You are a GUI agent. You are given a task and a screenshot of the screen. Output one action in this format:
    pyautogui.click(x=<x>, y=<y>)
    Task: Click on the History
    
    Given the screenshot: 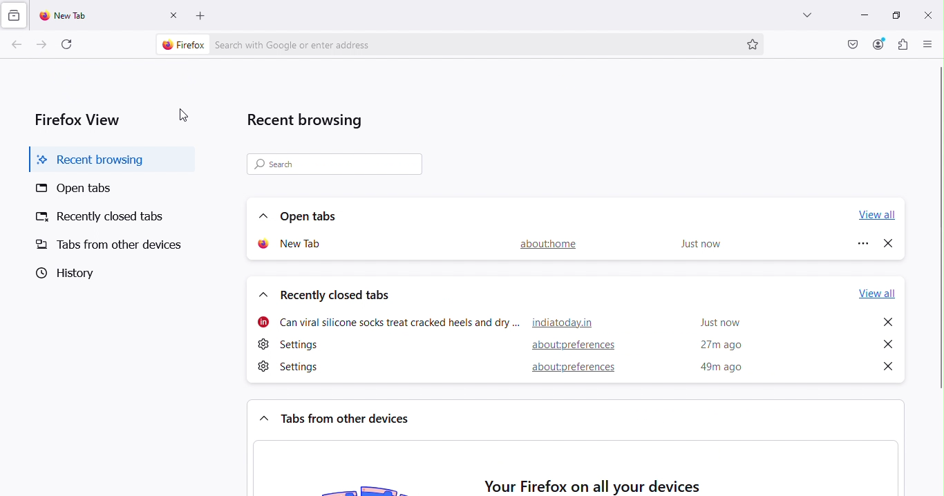 What is the action you would take?
    pyautogui.click(x=70, y=274)
    